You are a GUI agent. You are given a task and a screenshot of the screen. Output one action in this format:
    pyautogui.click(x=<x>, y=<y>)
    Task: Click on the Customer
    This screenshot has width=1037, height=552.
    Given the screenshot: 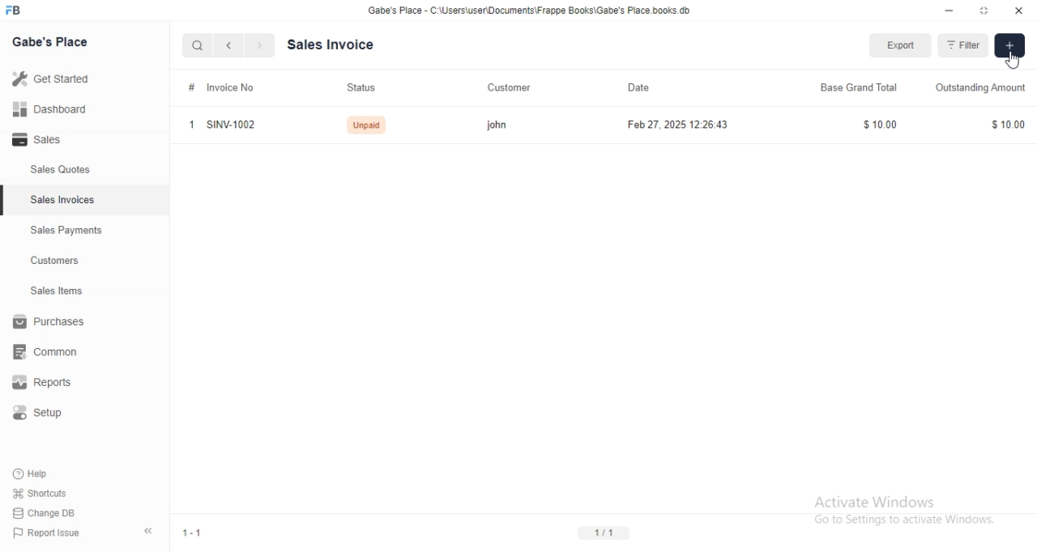 What is the action you would take?
    pyautogui.click(x=509, y=87)
    